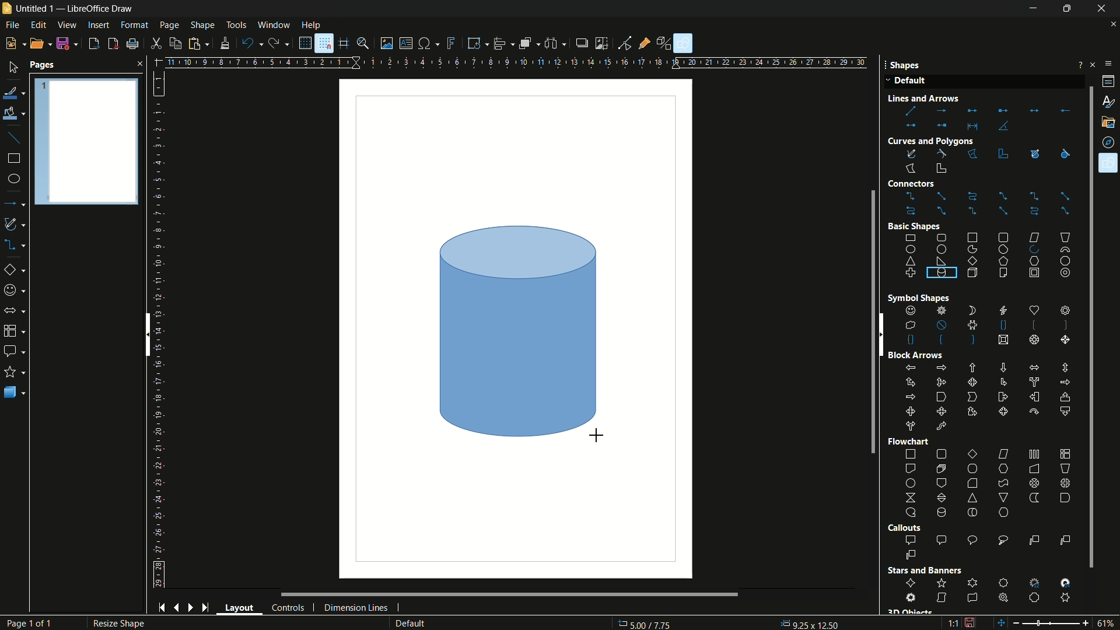  I want to click on symbol shapes, so click(16, 290).